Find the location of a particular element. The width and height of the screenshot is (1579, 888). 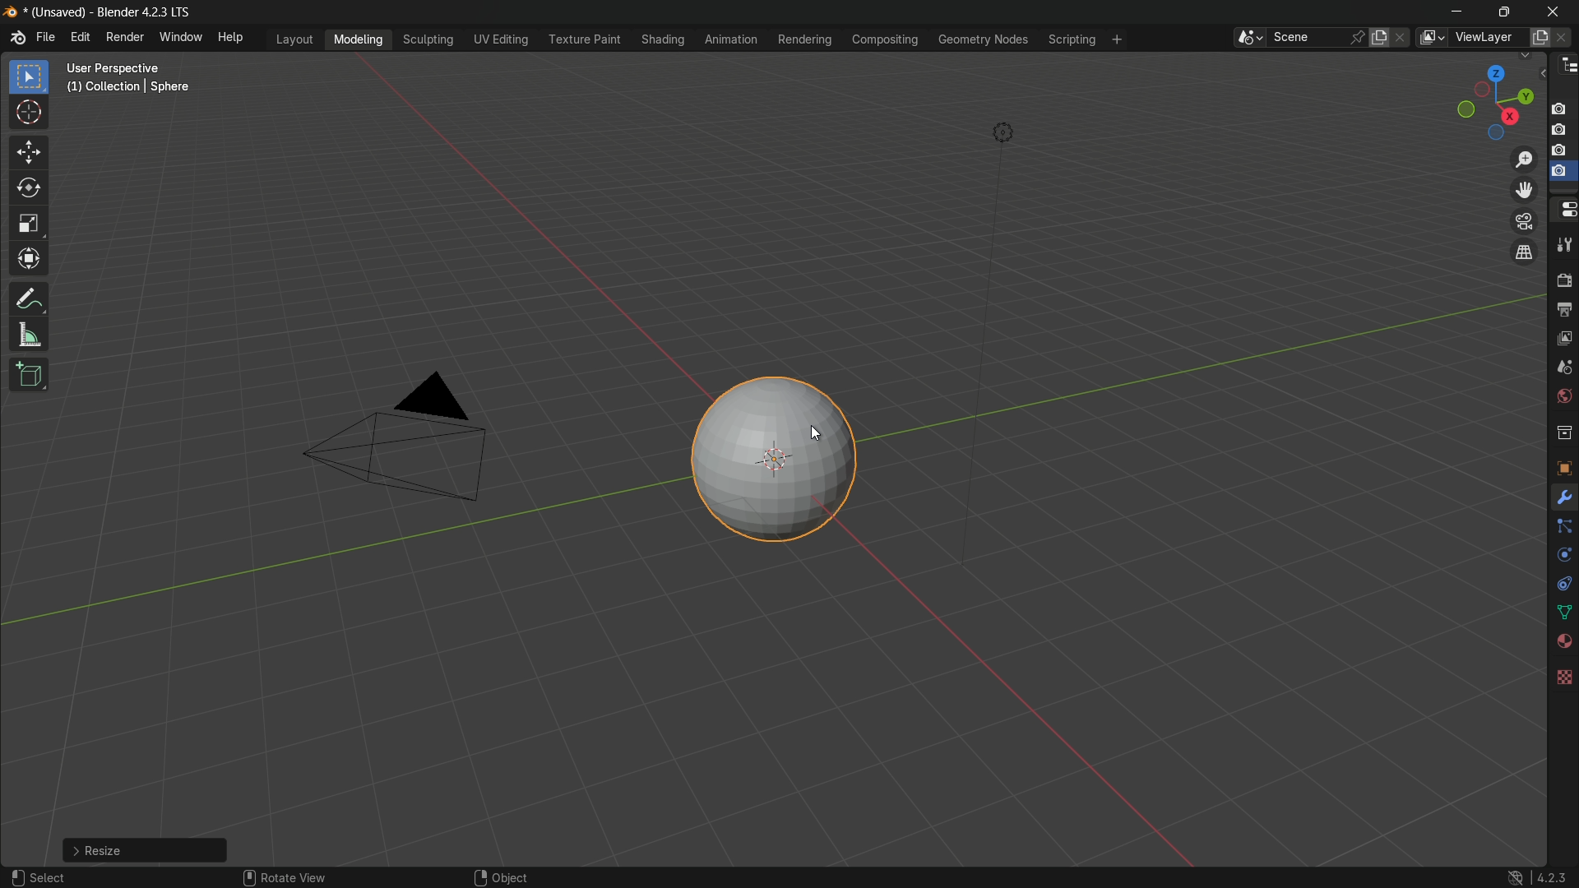

modifier is located at coordinates (1563, 499).